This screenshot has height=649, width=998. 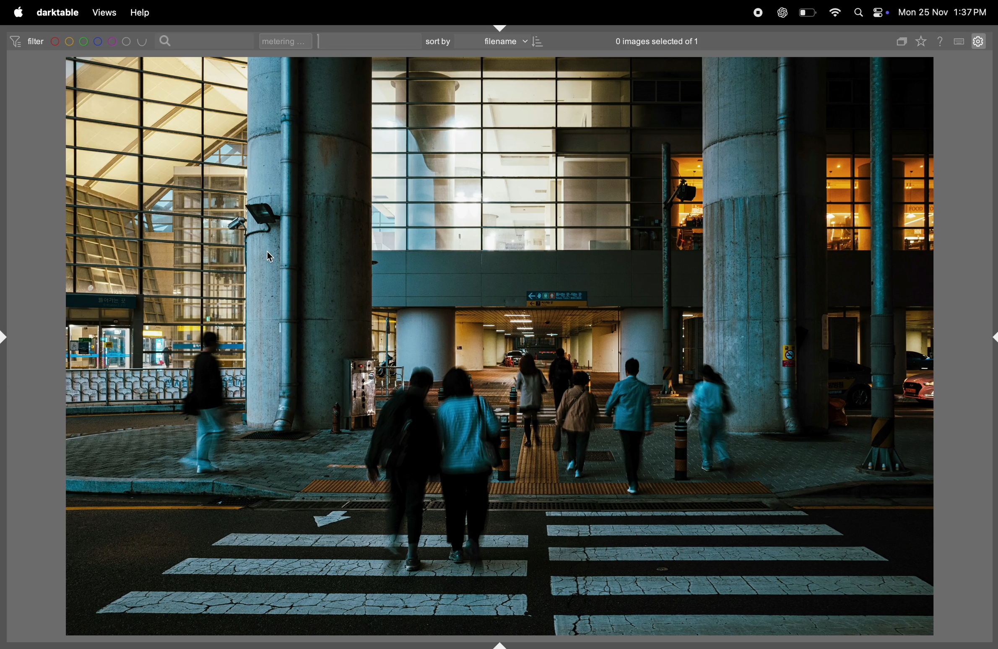 What do you see at coordinates (514, 42) in the screenshot?
I see `file name` at bounding box center [514, 42].